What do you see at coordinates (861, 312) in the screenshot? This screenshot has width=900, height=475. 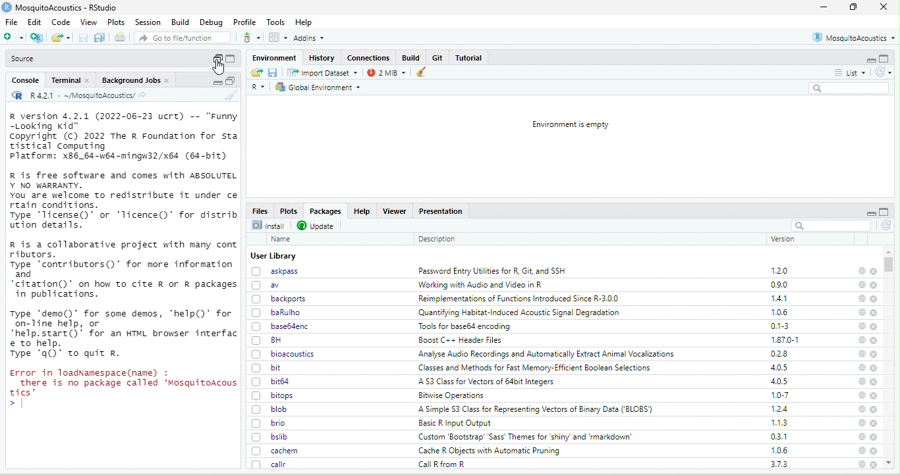 I see `help` at bounding box center [861, 312].